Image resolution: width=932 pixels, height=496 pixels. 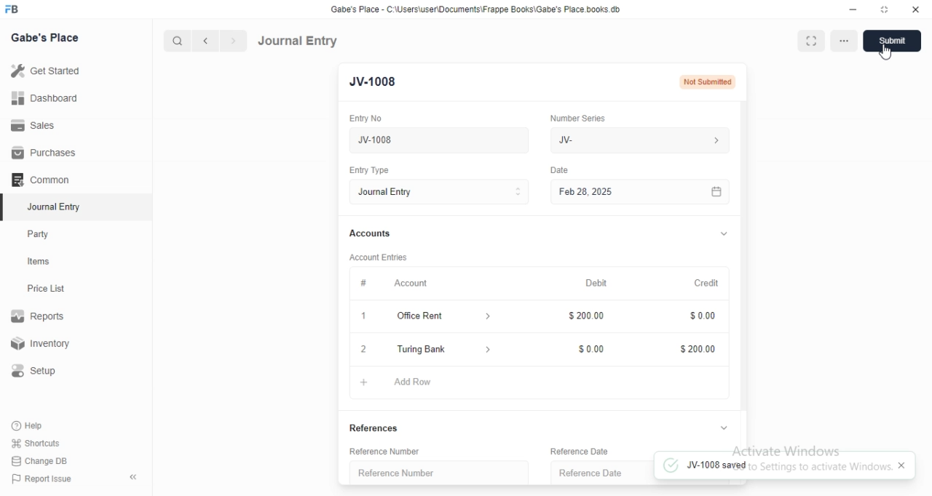 I want to click on Journal Entry, so click(x=298, y=41).